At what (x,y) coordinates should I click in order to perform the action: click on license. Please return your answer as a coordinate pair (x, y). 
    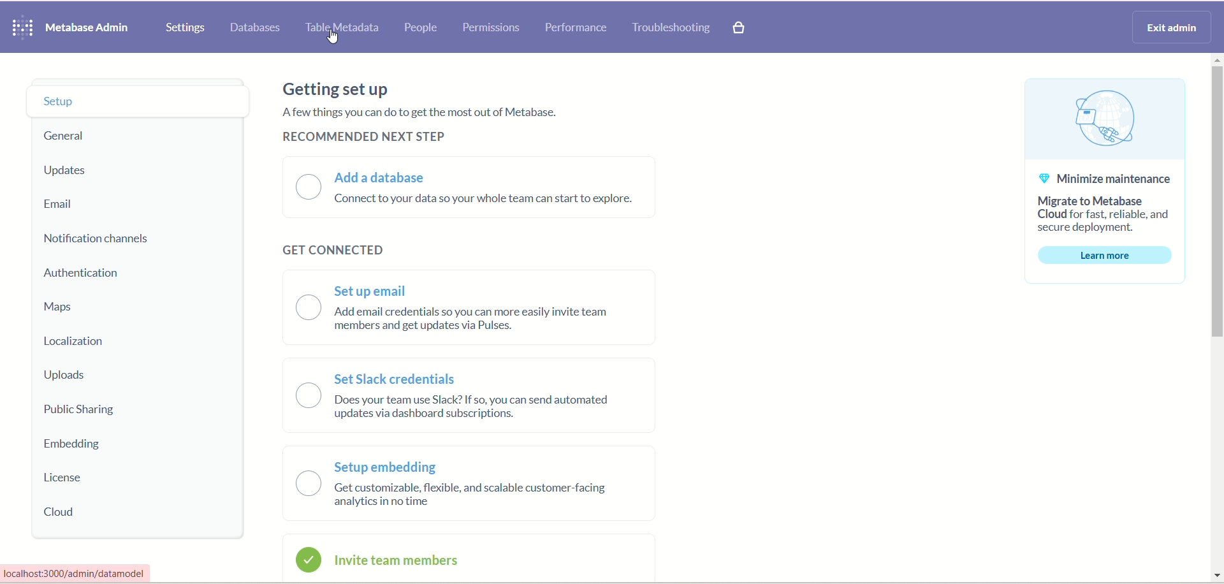
    Looking at the image, I should click on (68, 479).